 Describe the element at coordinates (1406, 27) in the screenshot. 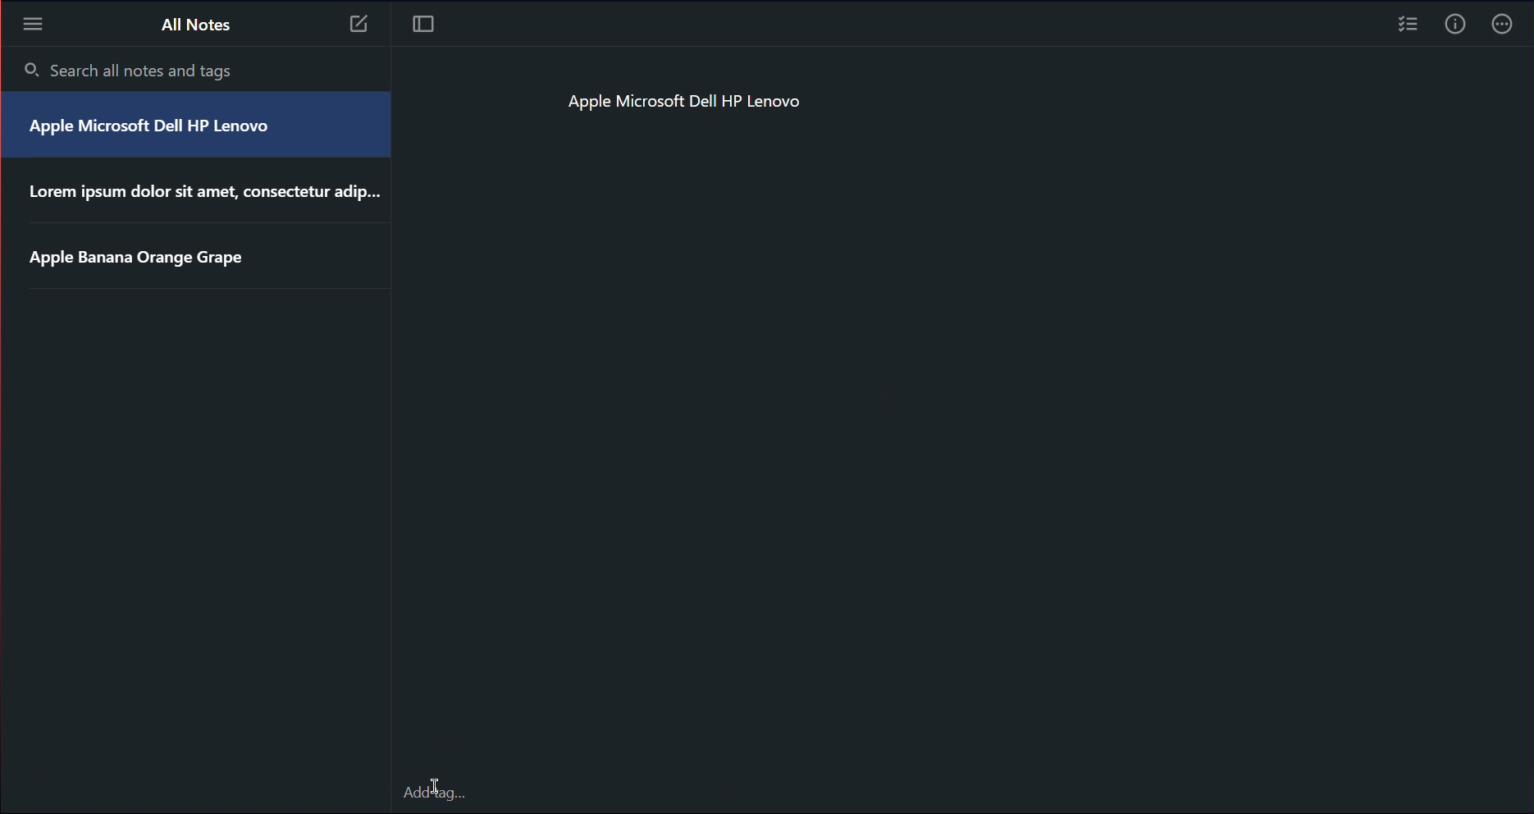

I see `Checklist` at that location.